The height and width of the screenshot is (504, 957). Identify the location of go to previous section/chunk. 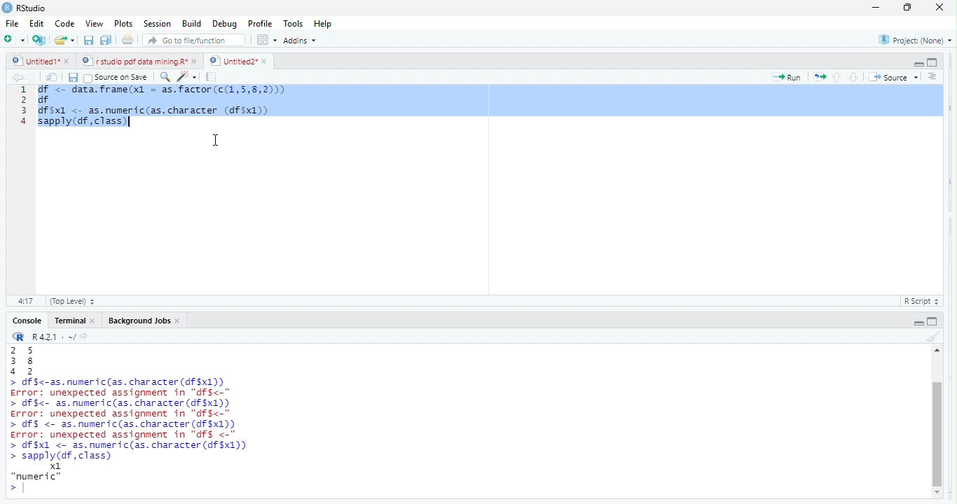
(838, 76).